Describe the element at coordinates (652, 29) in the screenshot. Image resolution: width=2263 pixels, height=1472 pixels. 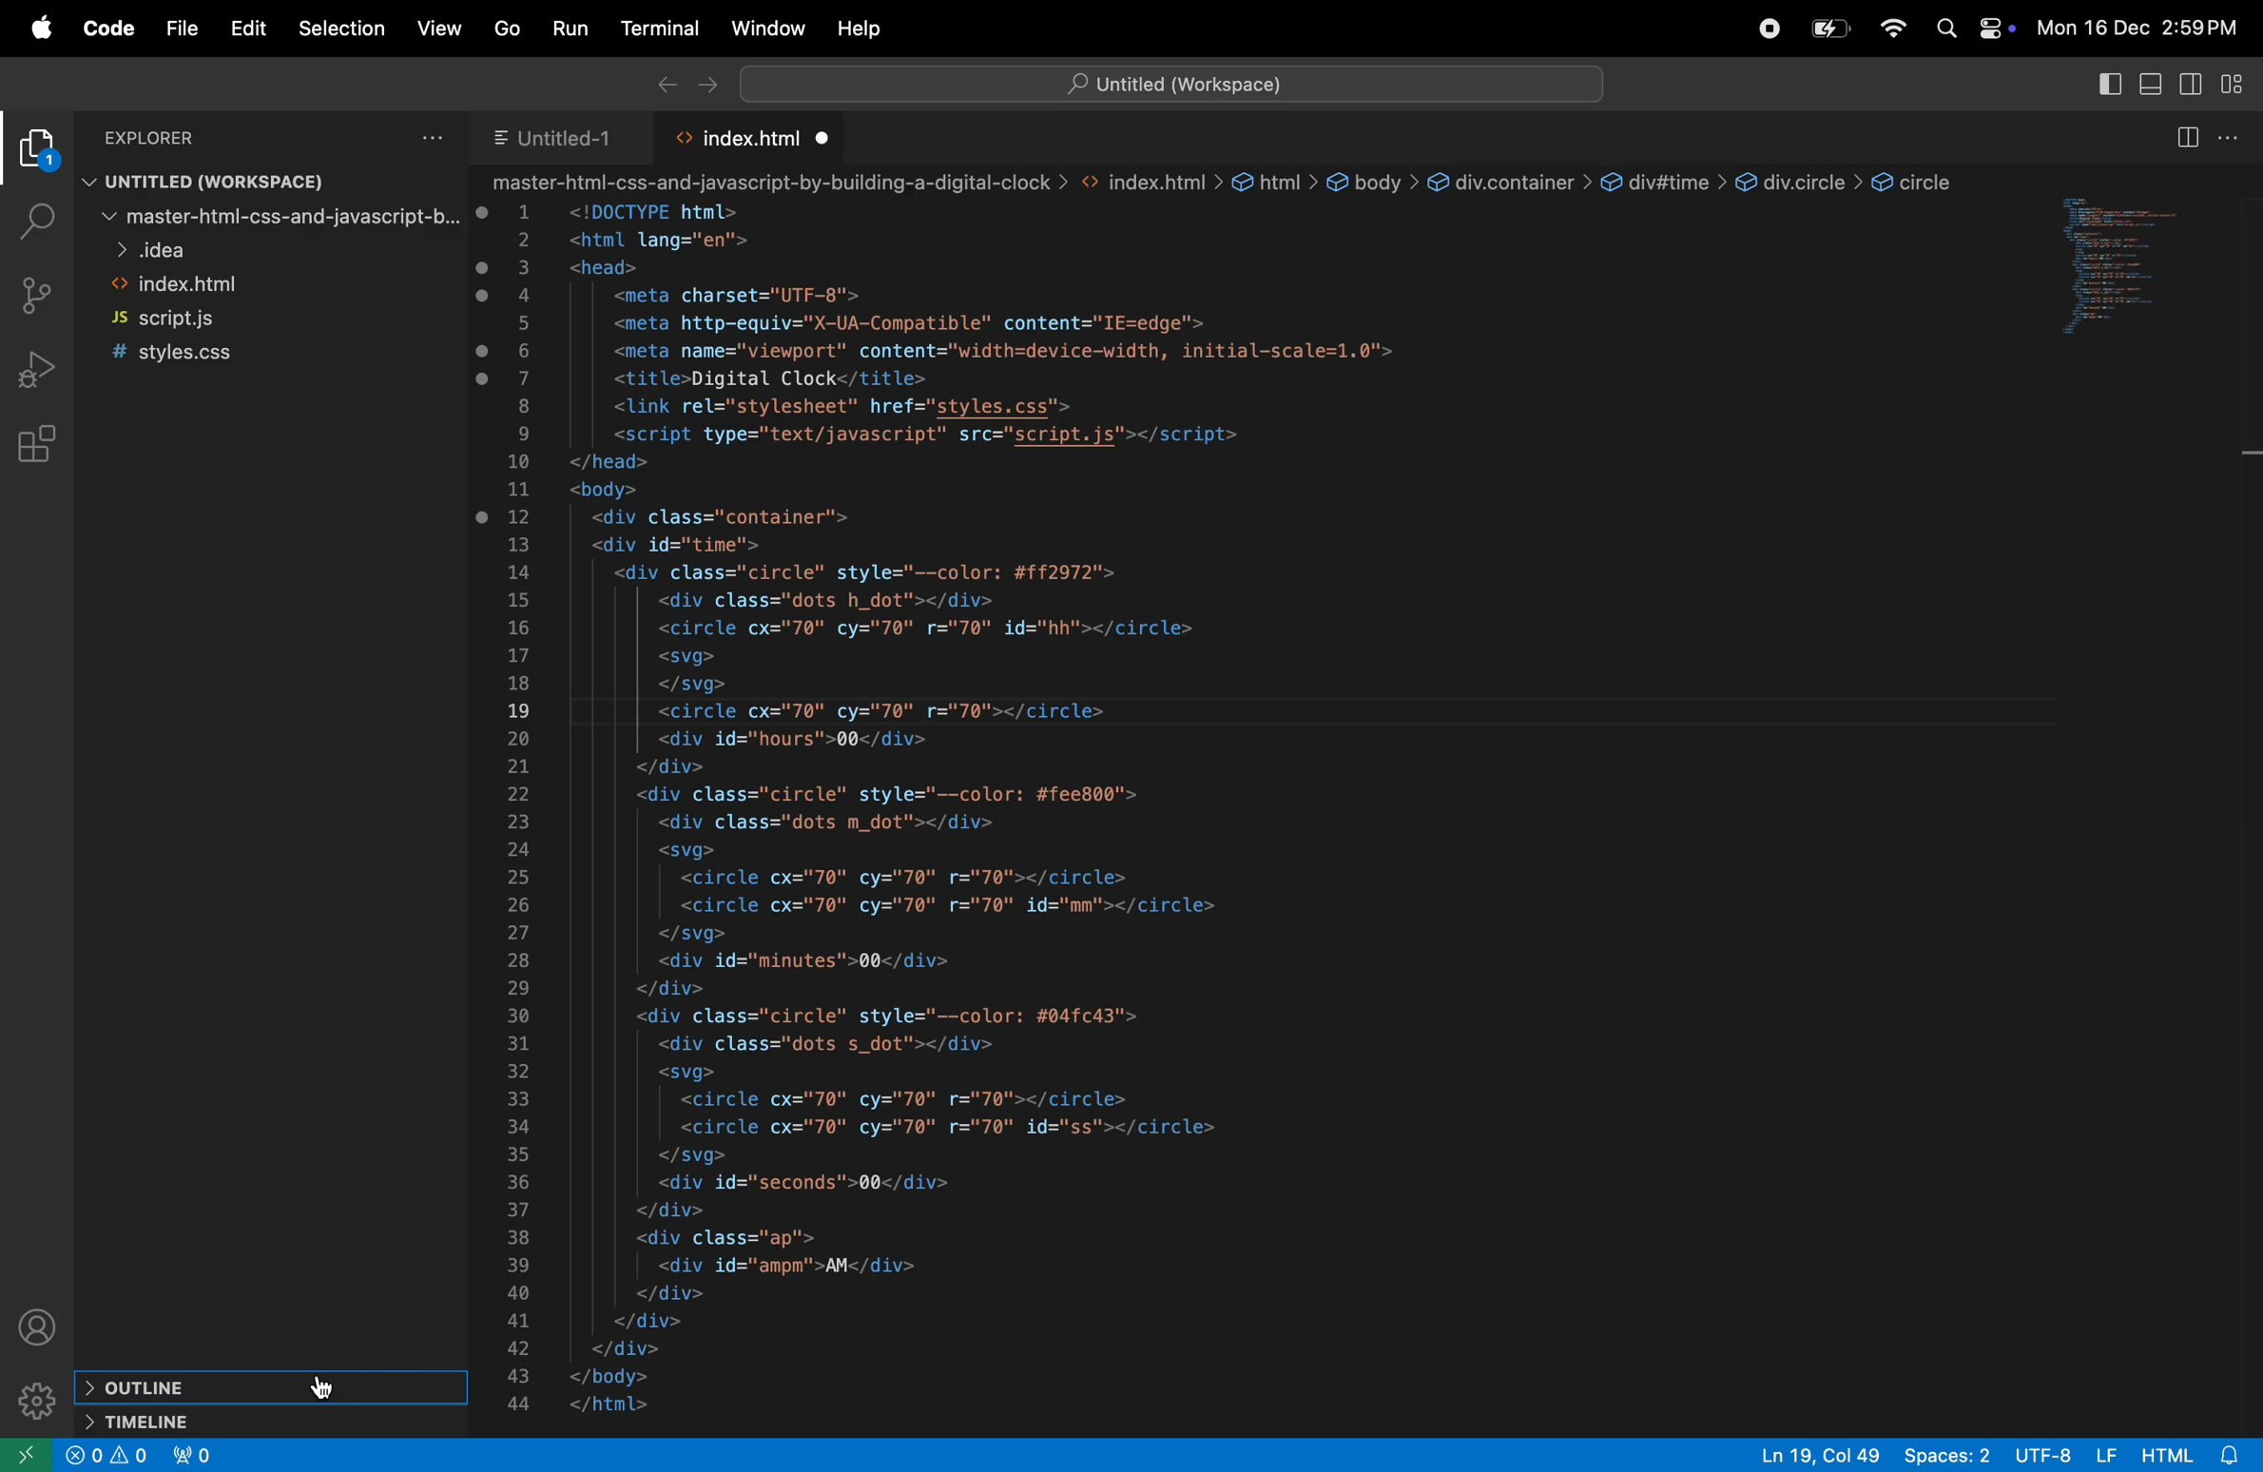
I see `terminal` at that location.